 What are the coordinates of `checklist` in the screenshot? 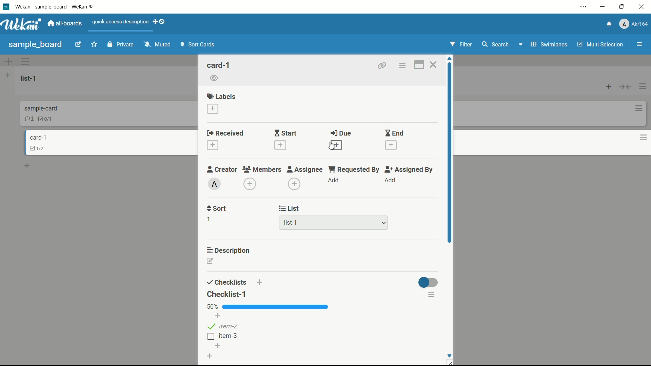 It's located at (46, 120).